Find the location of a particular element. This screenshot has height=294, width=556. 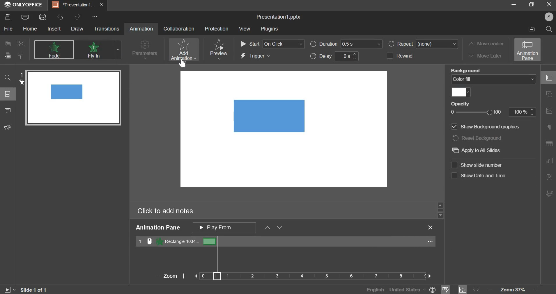

duration is located at coordinates (346, 43).